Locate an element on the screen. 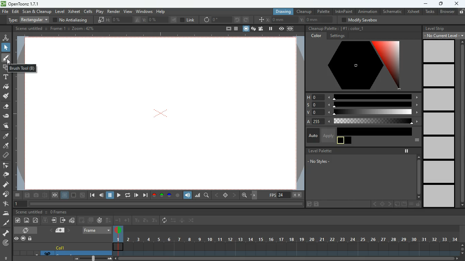 This screenshot has height=261, width=465. pause is located at coordinates (110, 195).